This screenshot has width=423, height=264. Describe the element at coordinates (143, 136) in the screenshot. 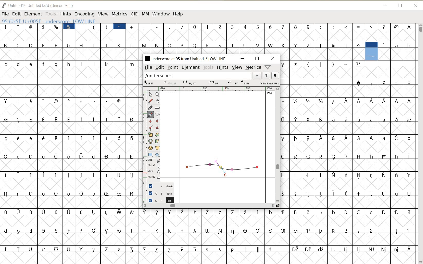

I see `SCALE` at that location.